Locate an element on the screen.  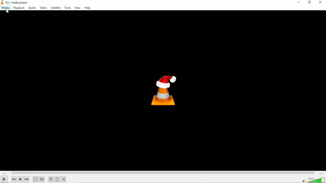
Restore down is located at coordinates (309, 2).